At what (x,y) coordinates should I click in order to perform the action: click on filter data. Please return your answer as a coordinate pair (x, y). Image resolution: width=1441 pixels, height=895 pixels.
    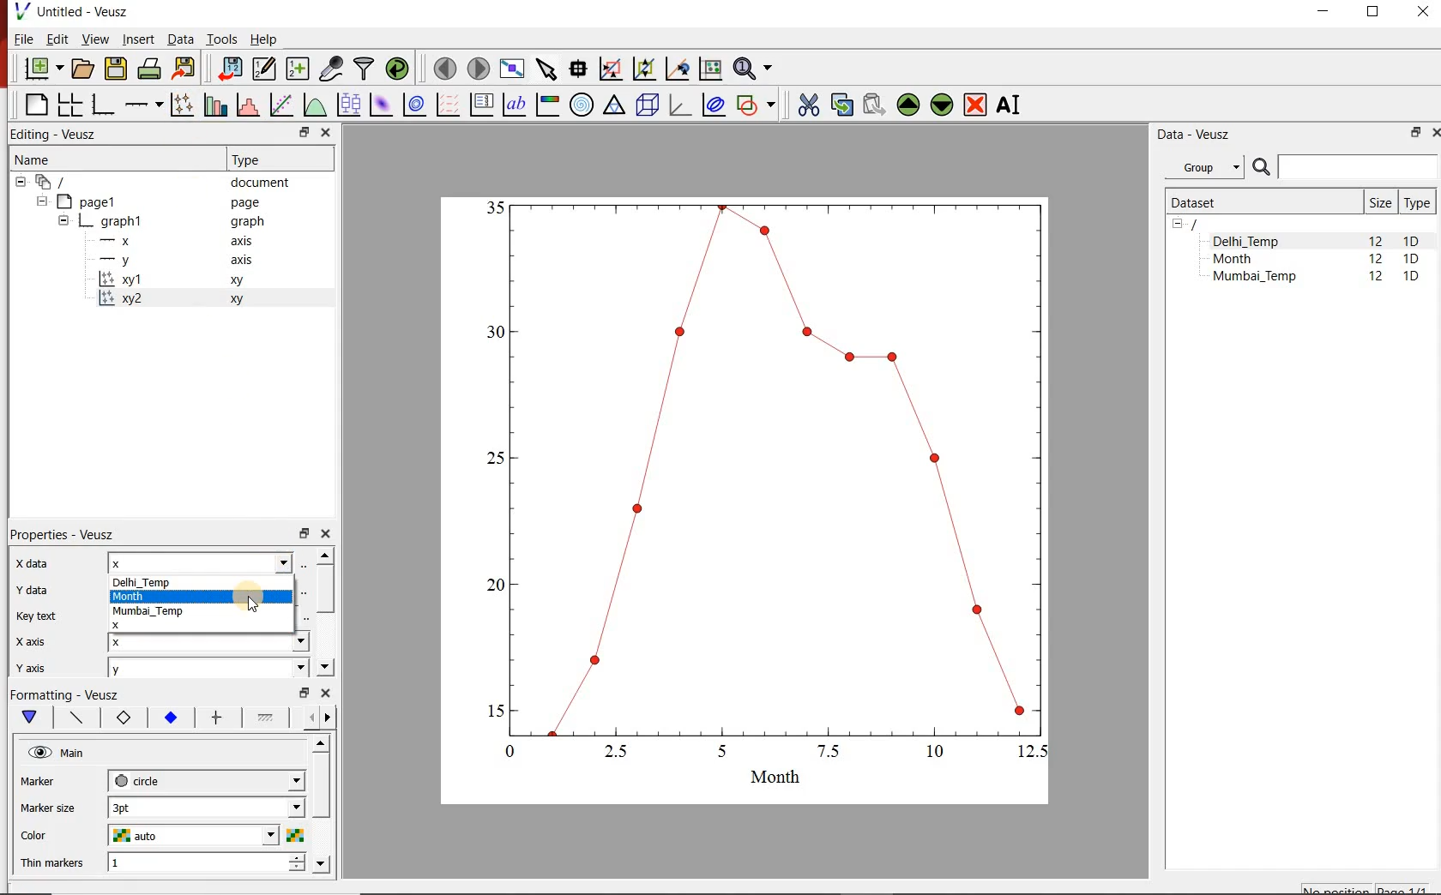
    Looking at the image, I should click on (365, 69).